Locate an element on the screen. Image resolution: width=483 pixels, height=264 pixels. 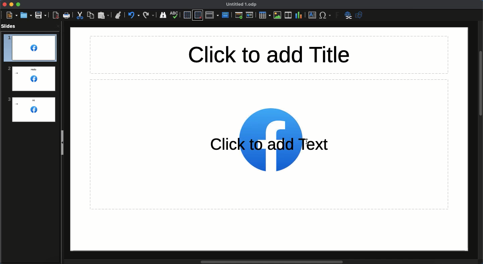
Hyperlink is located at coordinates (348, 15).